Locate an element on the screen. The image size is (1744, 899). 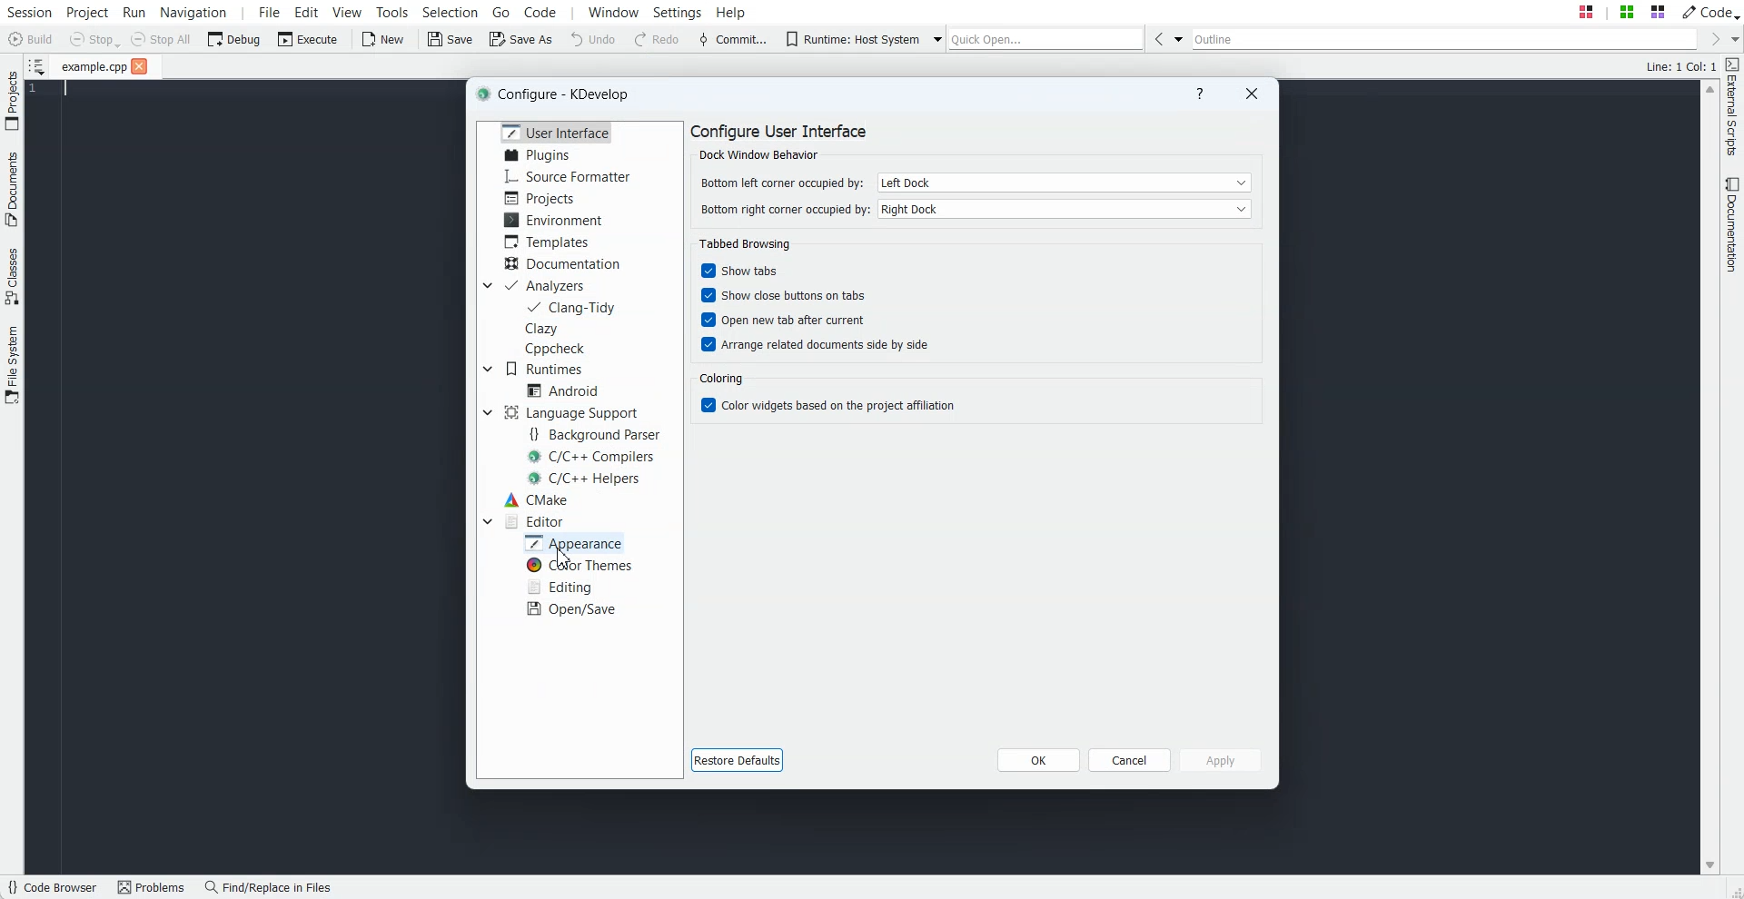
Runtime: Host System is located at coordinates (850, 39).